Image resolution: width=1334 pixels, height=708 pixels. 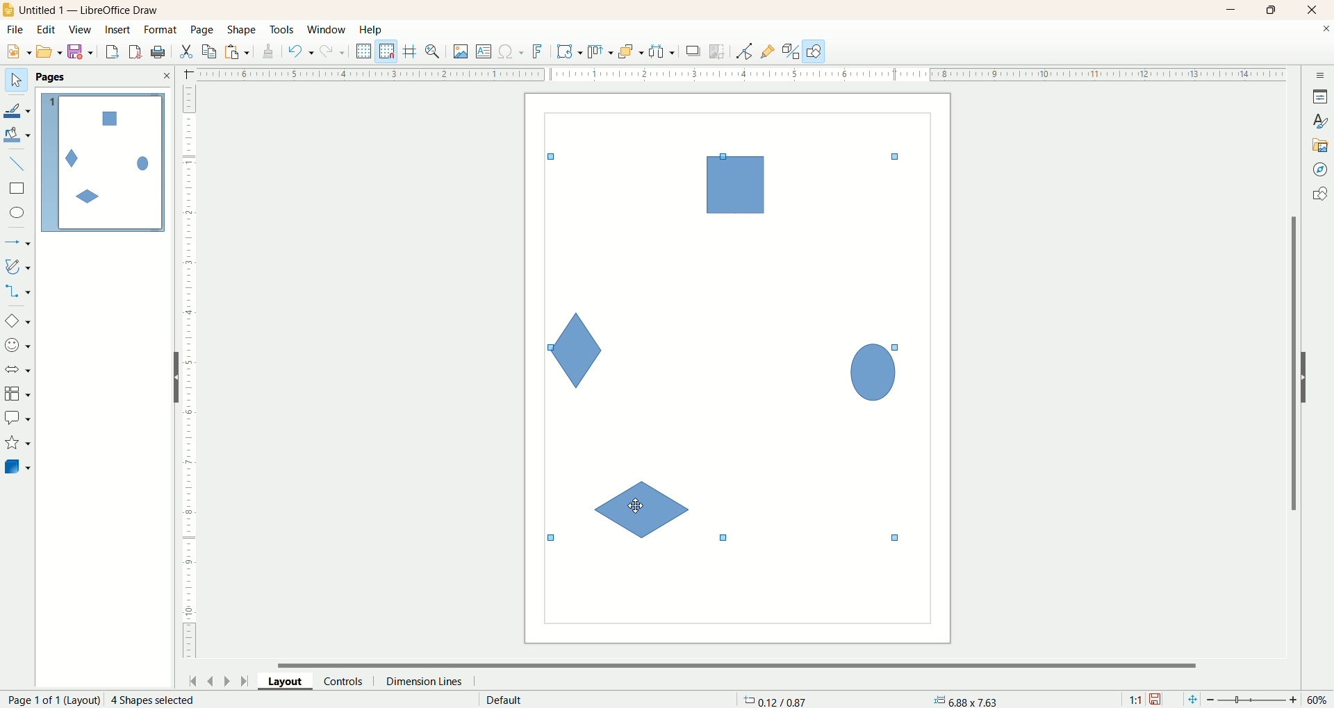 What do you see at coordinates (814, 51) in the screenshot?
I see `draw function` at bounding box center [814, 51].